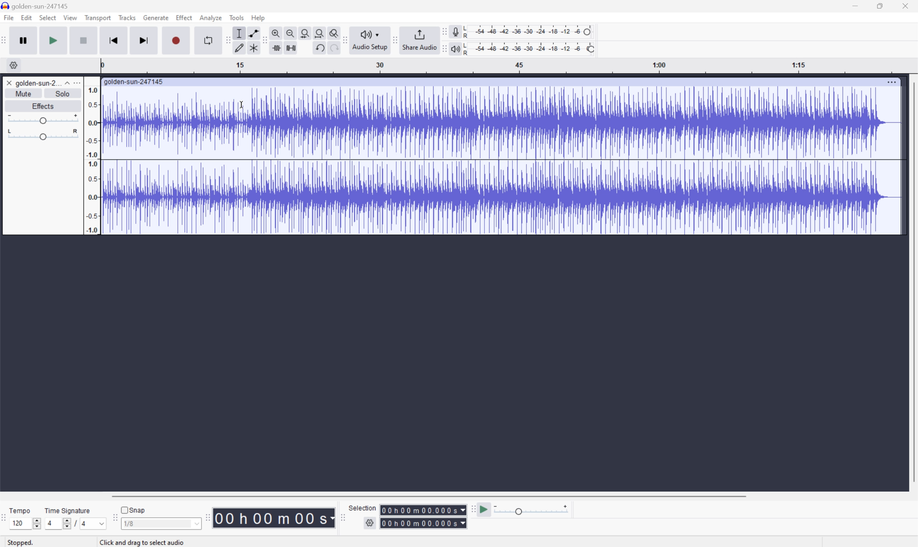  I want to click on 120, so click(17, 523).